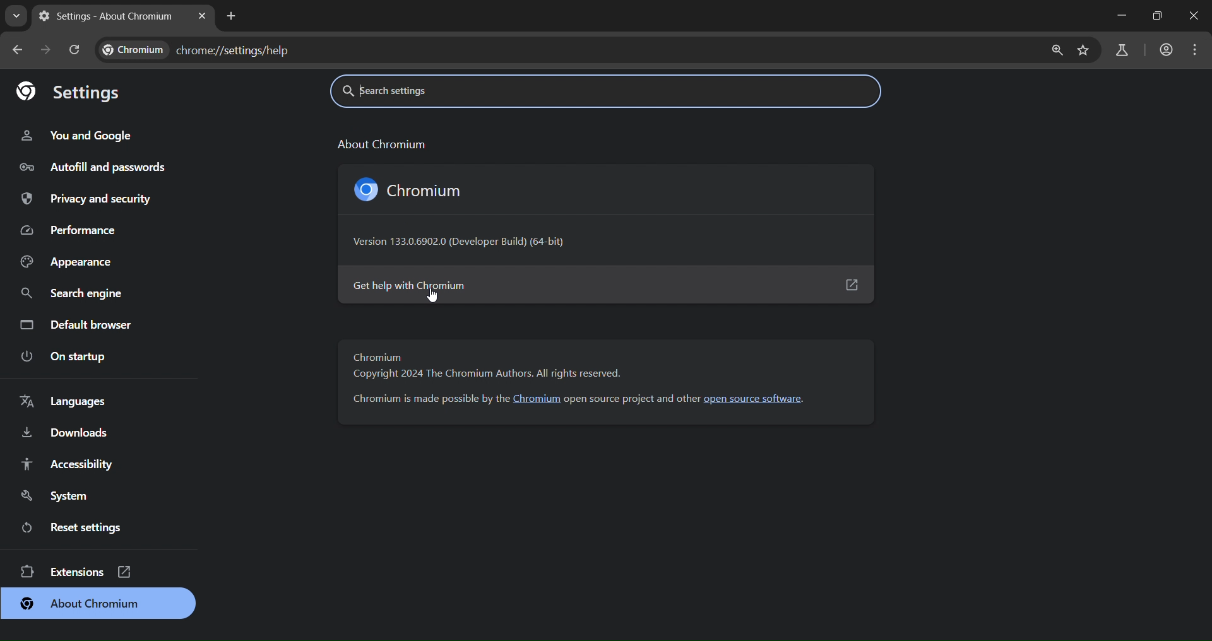 The width and height of the screenshot is (1212, 641). Describe the element at coordinates (378, 357) in the screenshot. I see `Chromium` at that location.